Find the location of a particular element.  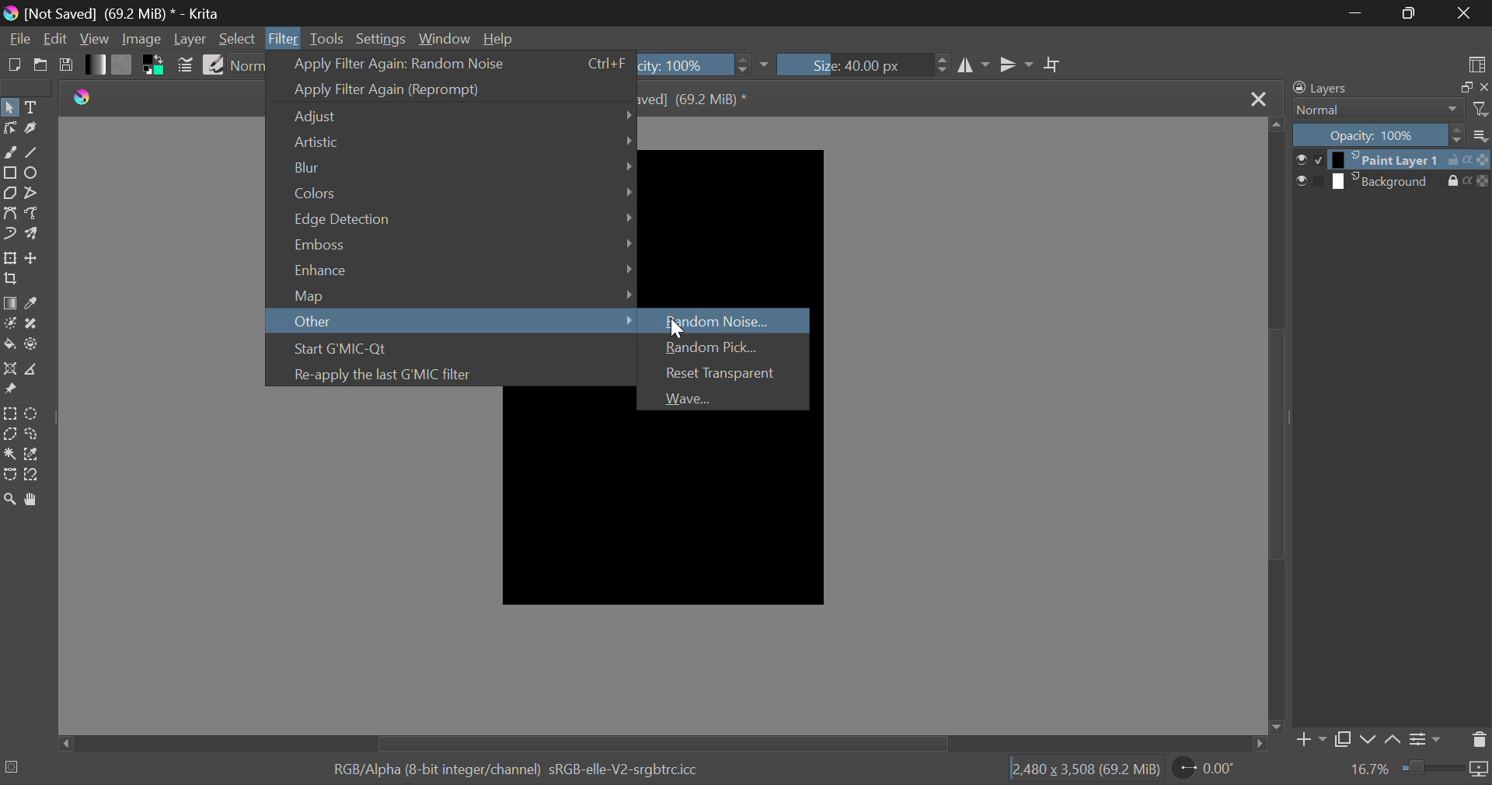

Rectangle is located at coordinates (9, 171).